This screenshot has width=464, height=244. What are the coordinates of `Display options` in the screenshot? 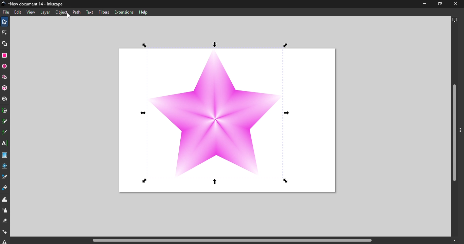 It's located at (453, 20).